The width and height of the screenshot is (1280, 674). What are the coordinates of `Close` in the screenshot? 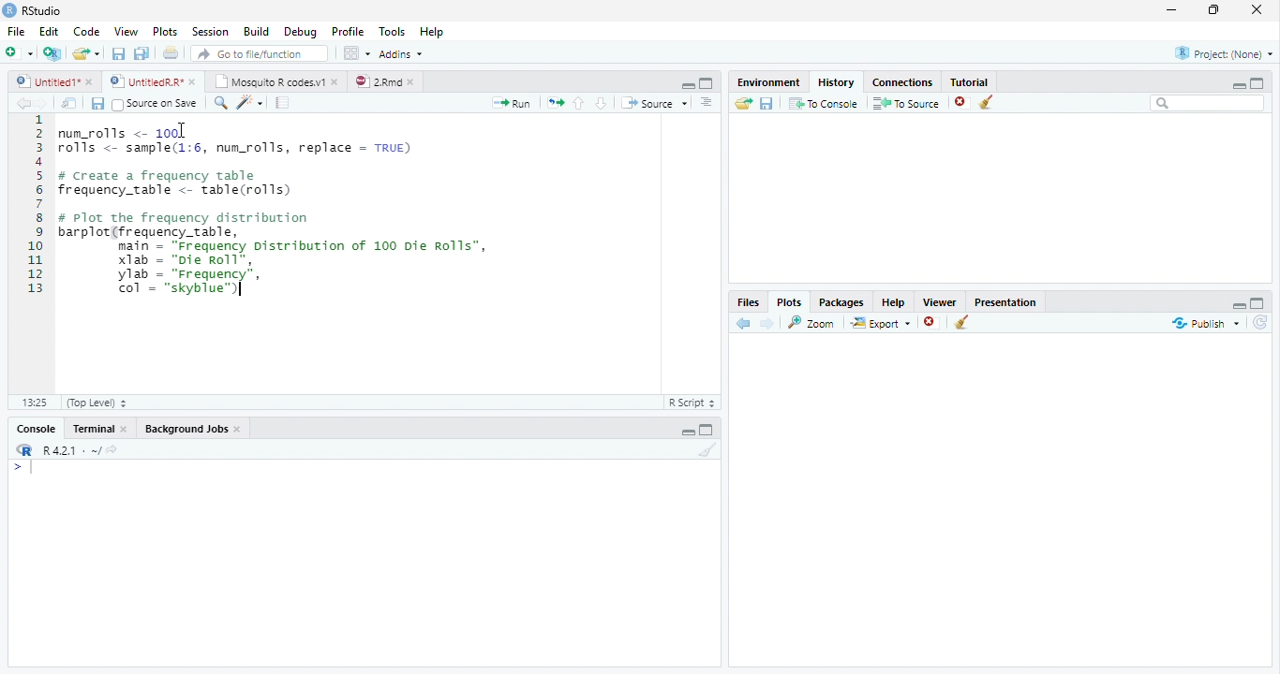 It's located at (1258, 10).